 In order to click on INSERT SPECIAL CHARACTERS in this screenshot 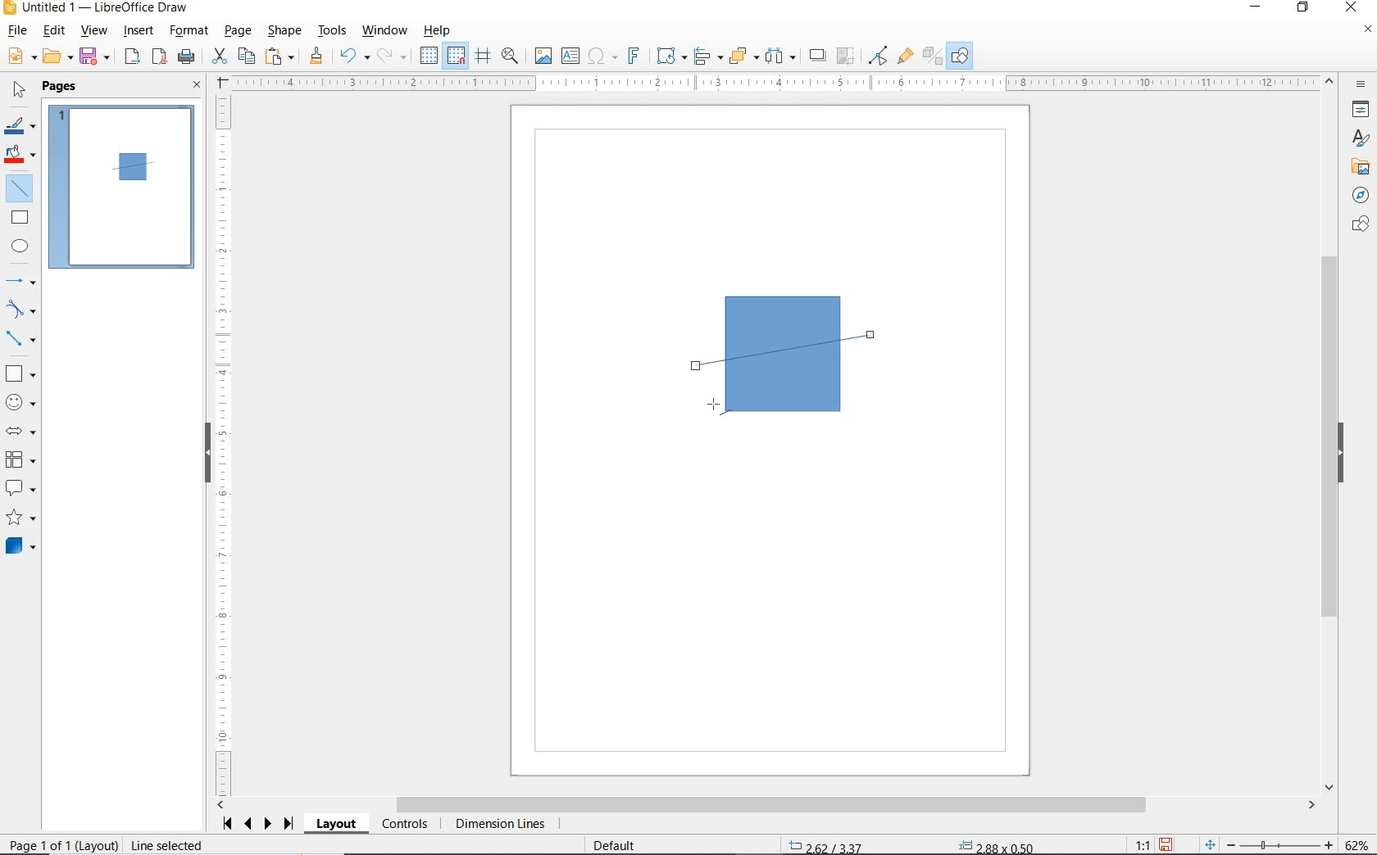, I will do `click(601, 57)`.